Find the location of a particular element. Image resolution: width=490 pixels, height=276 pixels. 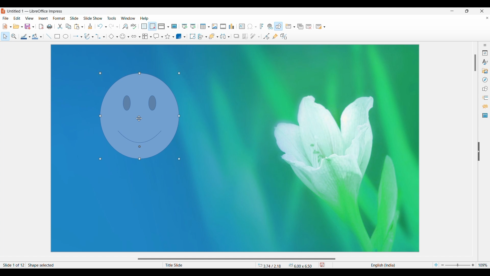

Zoom out is located at coordinates (443, 265).